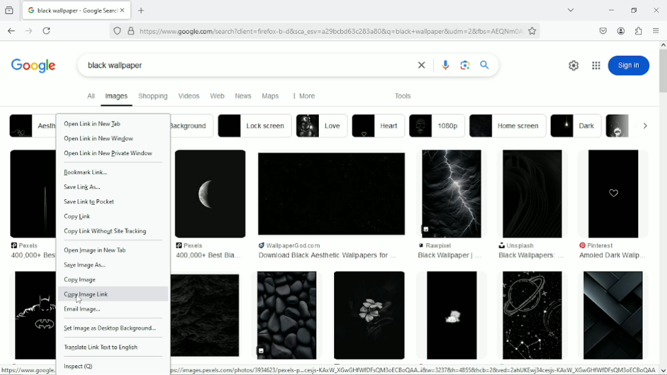 This screenshot has width=667, height=375. I want to click on black wallpapers, so click(527, 256).